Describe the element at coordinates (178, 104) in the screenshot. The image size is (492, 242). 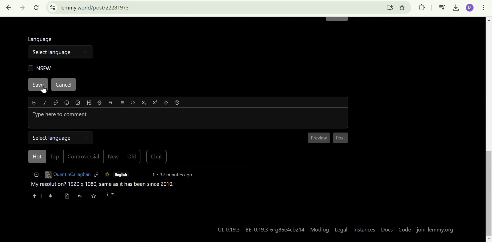
I see `formatting help` at that location.